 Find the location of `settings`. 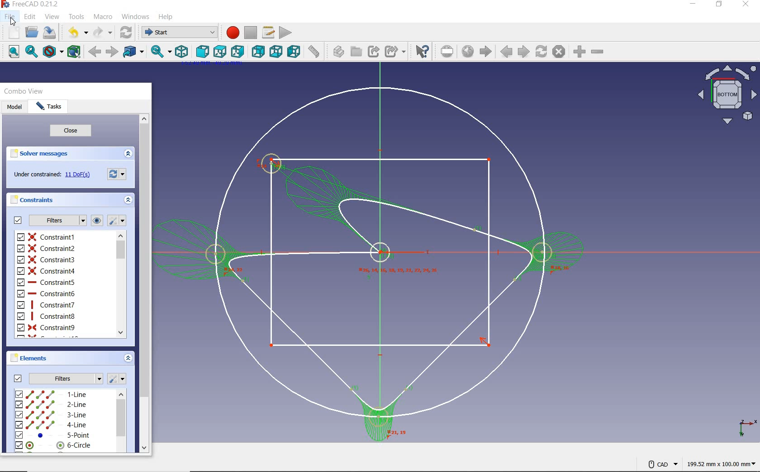

settings is located at coordinates (118, 220).